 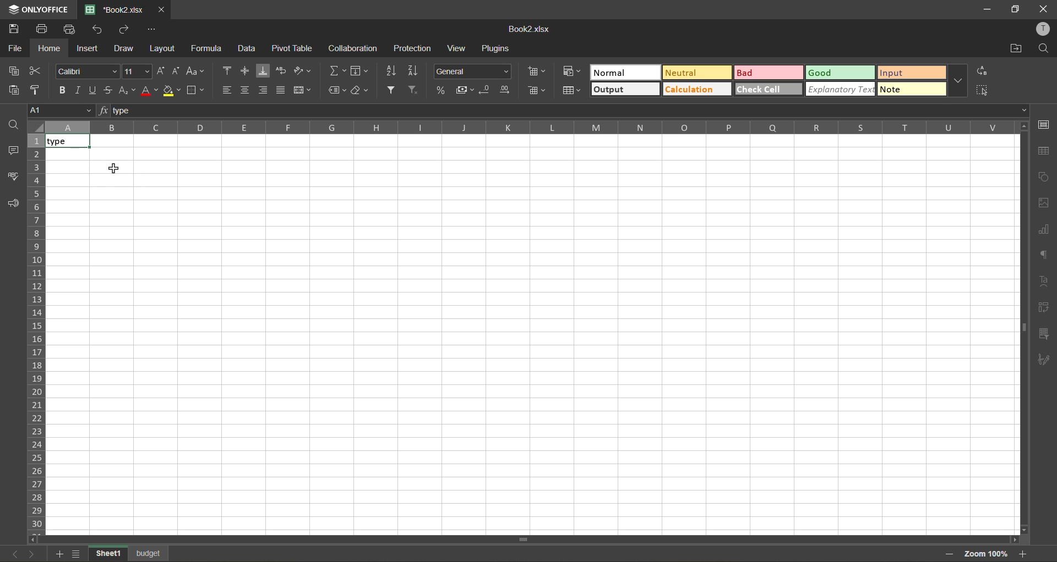 What do you see at coordinates (530, 343) in the screenshot?
I see `cell input` at bounding box center [530, 343].